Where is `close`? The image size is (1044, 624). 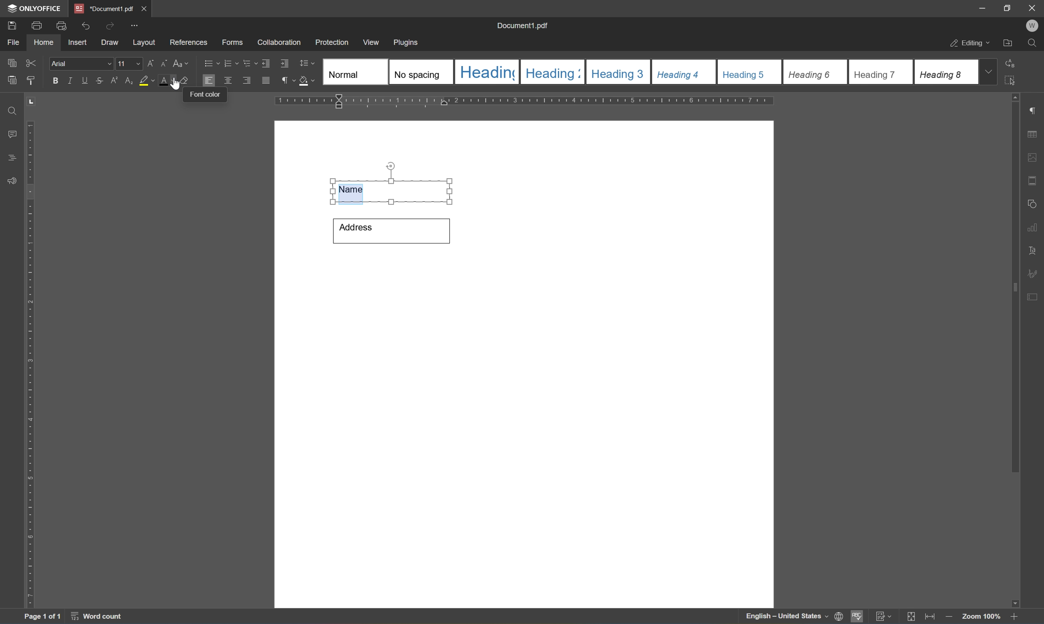
close is located at coordinates (145, 7).